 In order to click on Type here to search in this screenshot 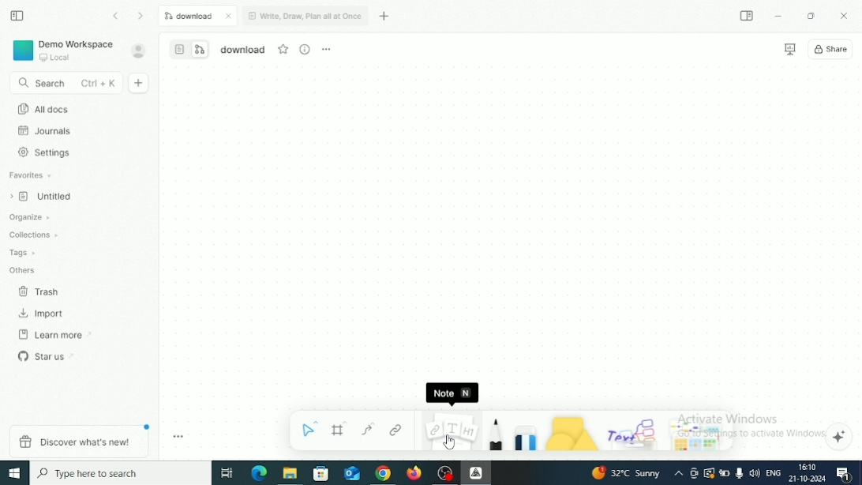, I will do `click(120, 473)`.